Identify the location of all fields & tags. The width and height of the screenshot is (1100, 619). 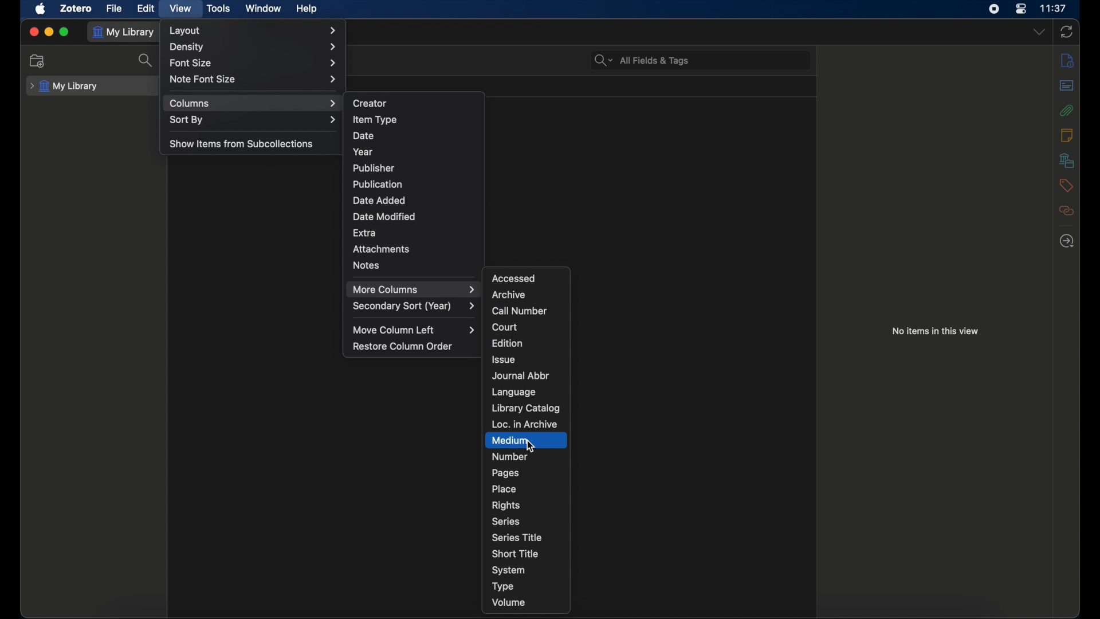
(642, 60).